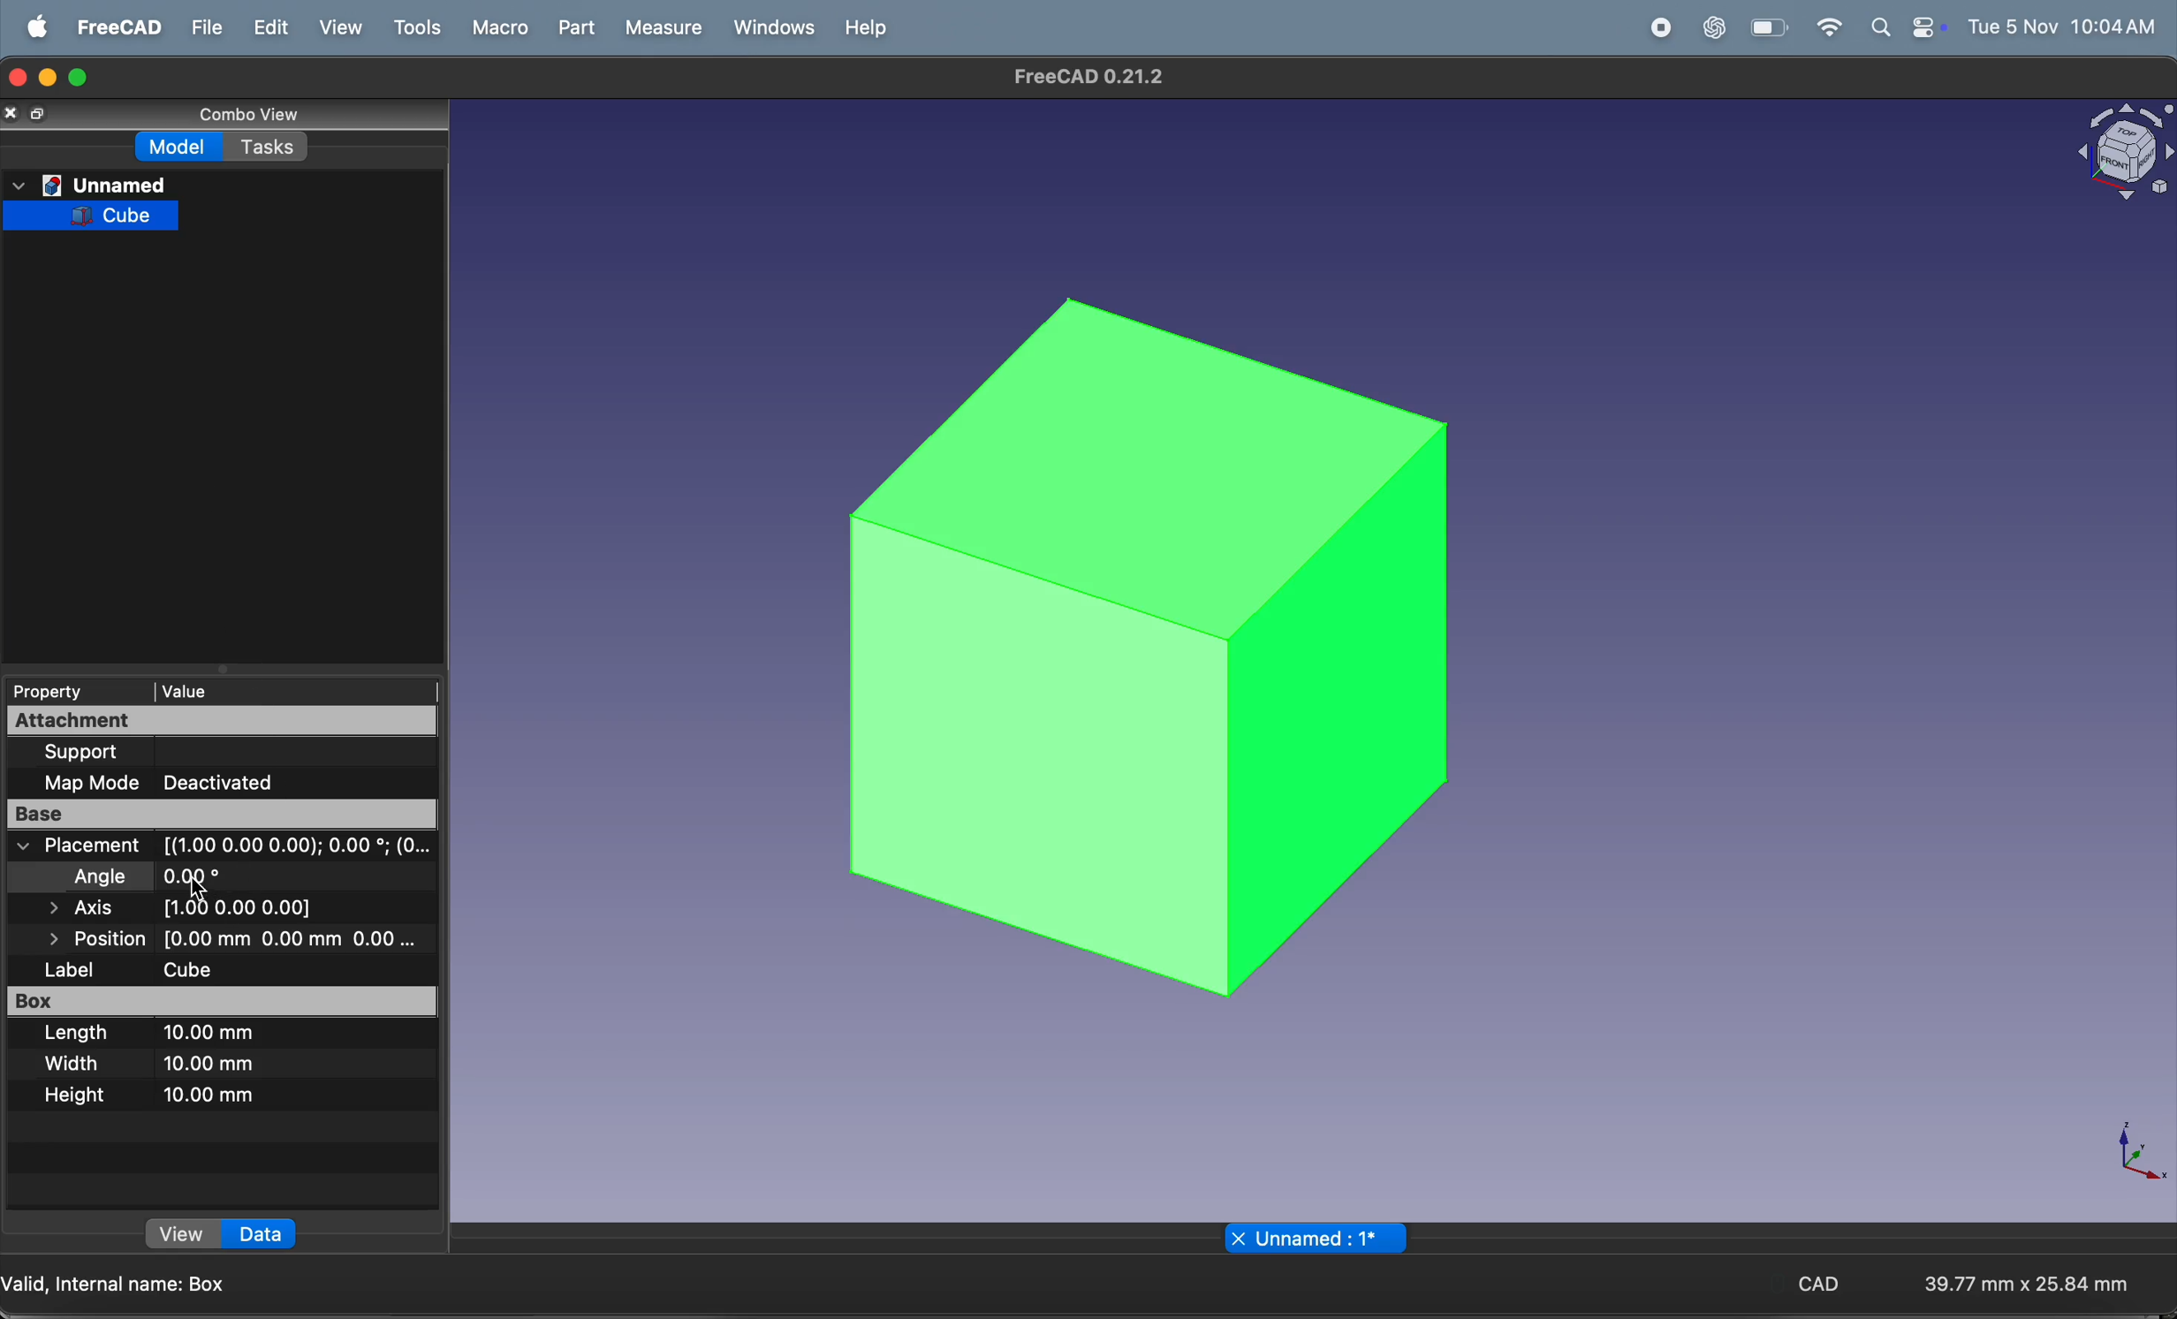 Image resolution: width=2177 pixels, height=1319 pixels. What do you see at coordinates (33, 27) in the screenshot?
I see `apple` at bounding box center [33, 27].